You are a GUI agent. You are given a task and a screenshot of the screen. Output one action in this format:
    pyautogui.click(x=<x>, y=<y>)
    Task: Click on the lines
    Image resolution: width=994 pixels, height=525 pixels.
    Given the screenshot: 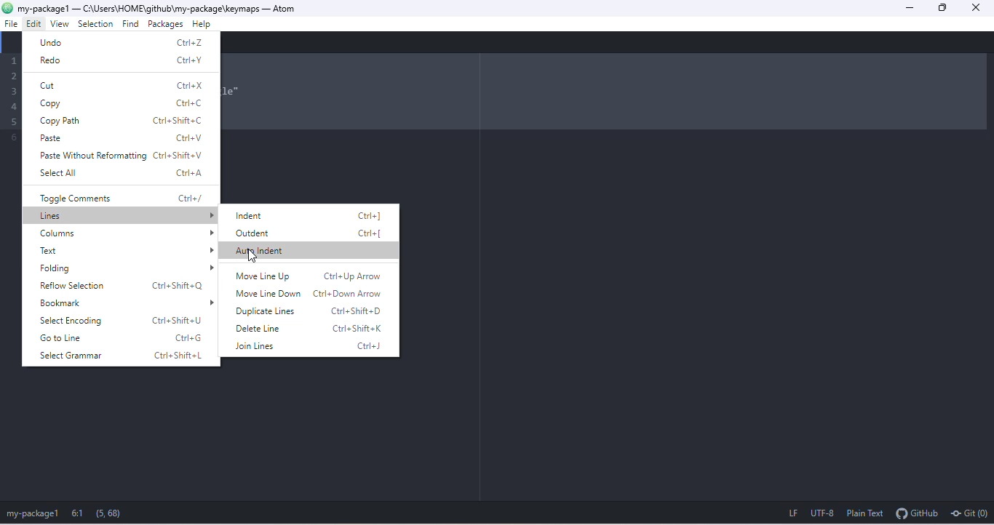 What is the action you would take?
    pyautogui.click(x=126, y=217)
    